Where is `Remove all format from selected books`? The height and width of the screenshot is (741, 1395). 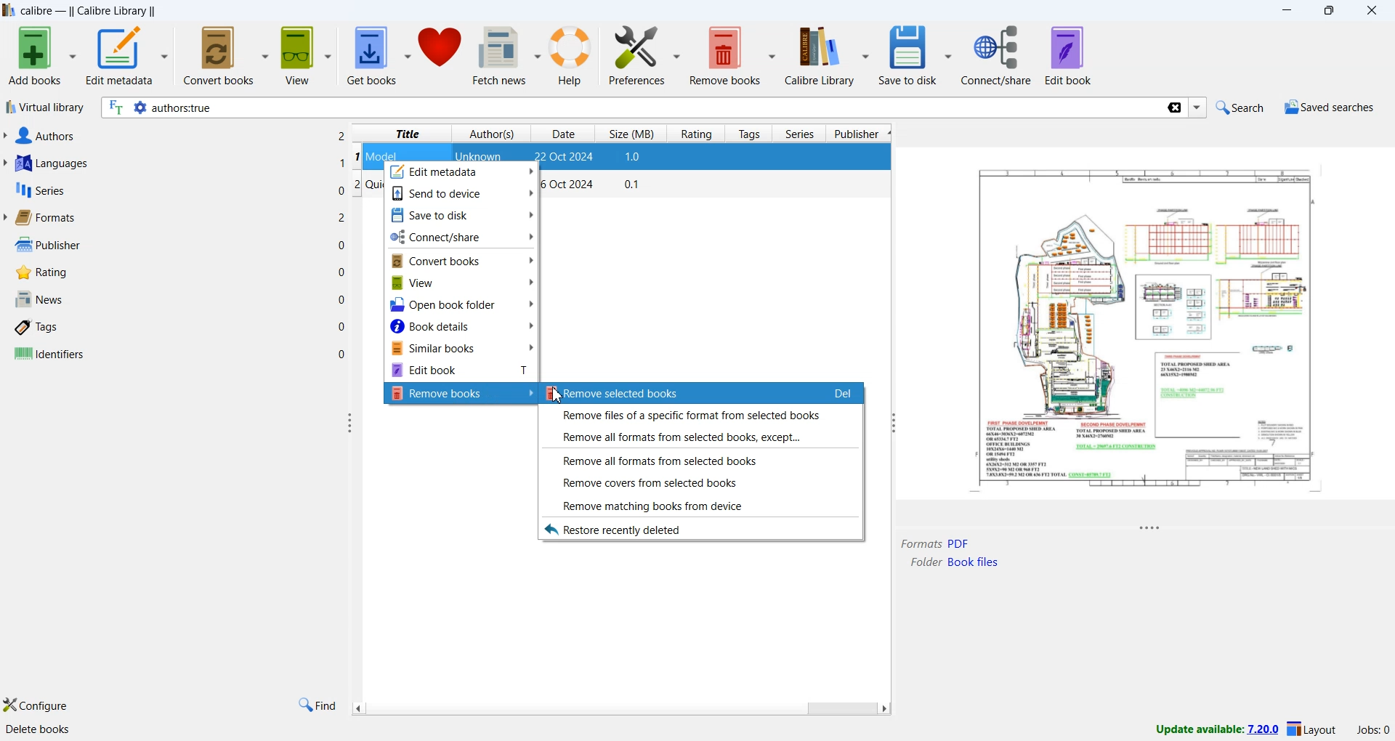
Remove all format from selected books is located at coordinates (700, 460).